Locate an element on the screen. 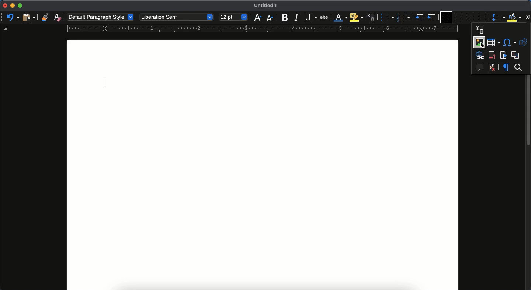  clear formatting is located at coordinates (58, 17).